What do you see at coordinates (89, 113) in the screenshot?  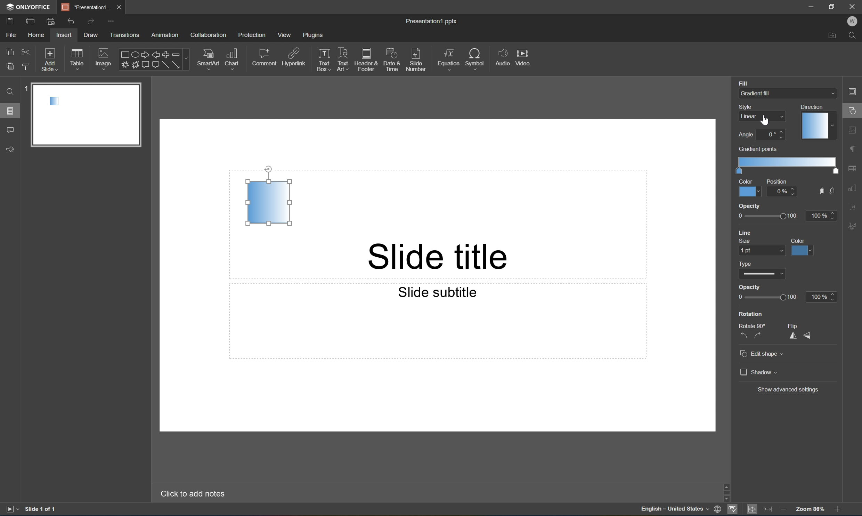 I see `Slide` at bounding box center [89, 113].